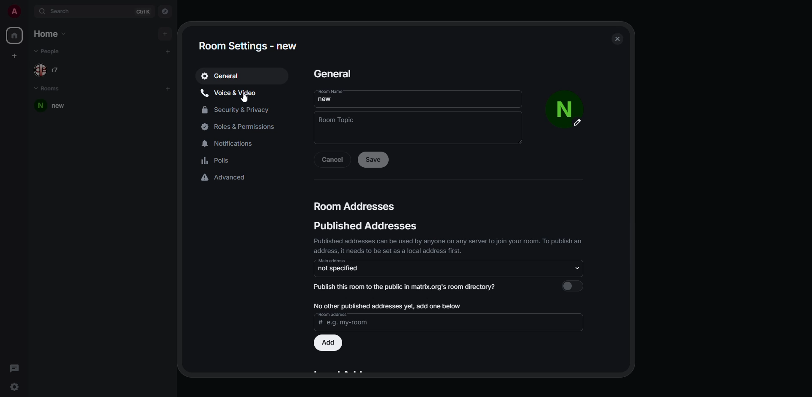 This screenshot has height=397, width=812. Describe the element at coordinates (51, 34) in the screenshot. I see `home` at that location.